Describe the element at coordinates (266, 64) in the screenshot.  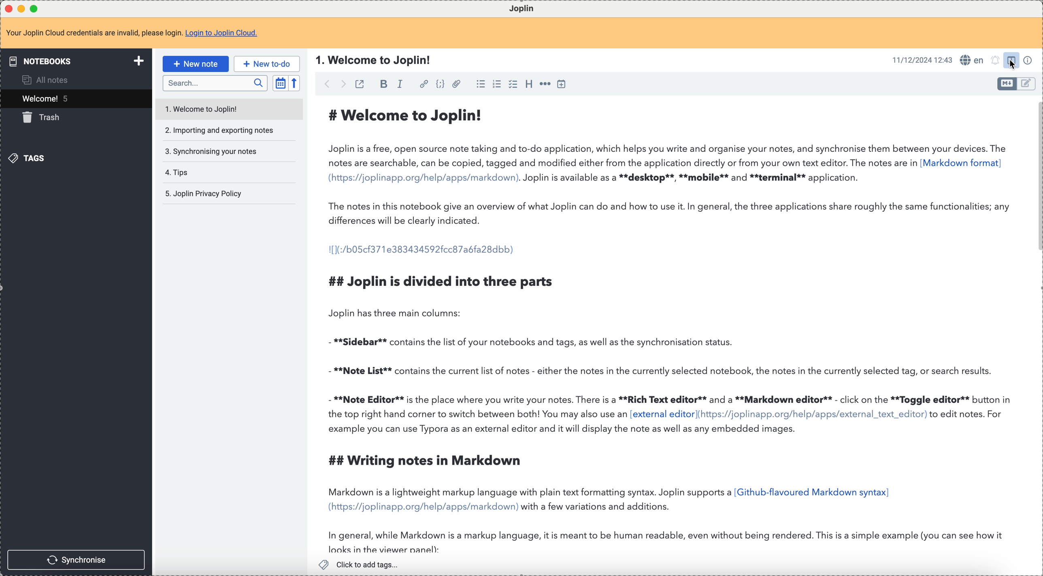
I see `new to-do` at that location.